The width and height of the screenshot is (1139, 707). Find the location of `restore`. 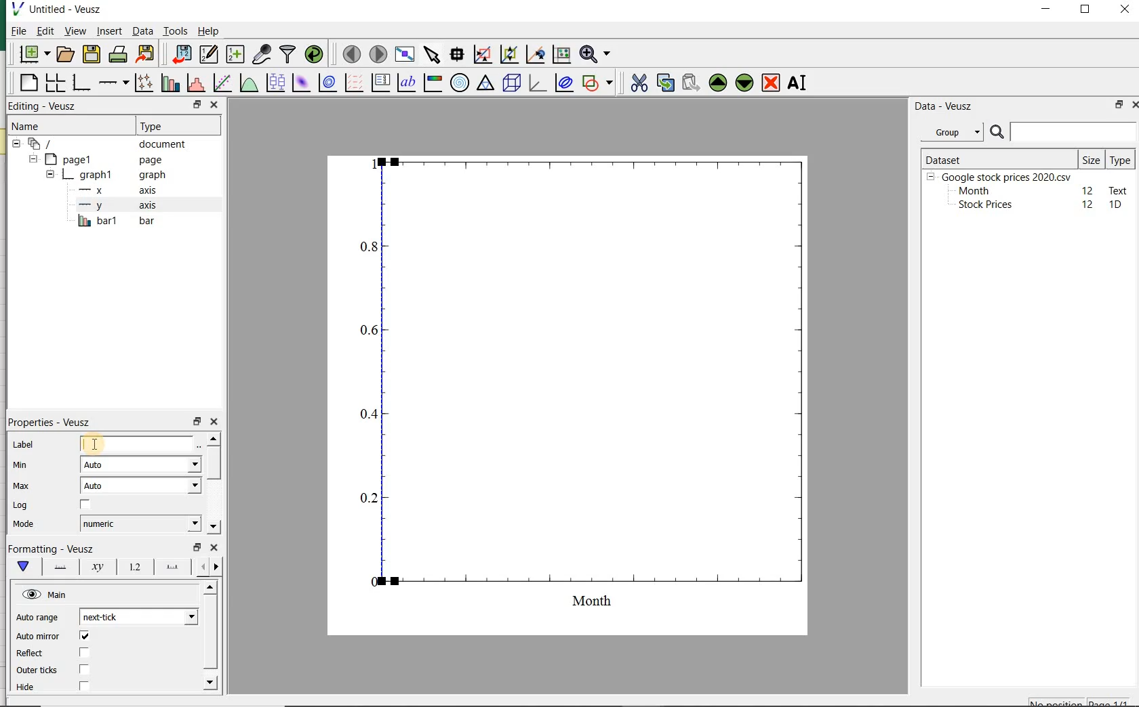

restore is located at coordinates (1117, 106).